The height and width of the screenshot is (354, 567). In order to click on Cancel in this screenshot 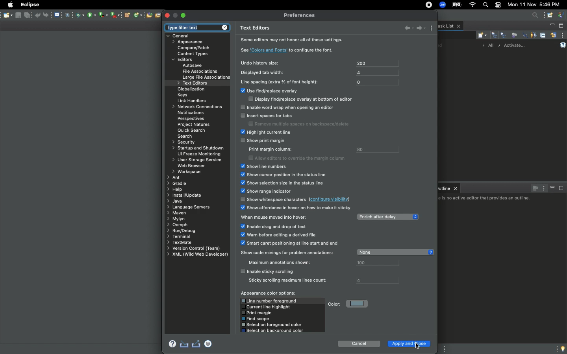, I will do `click(359, 343)`.